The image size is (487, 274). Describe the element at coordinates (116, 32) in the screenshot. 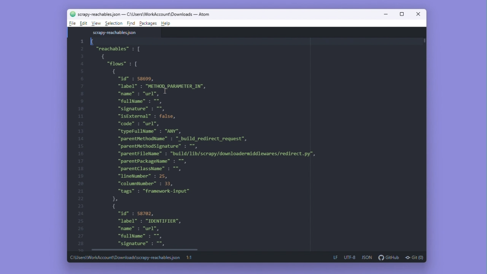

I see `scrappy-reachables.json` at that location.